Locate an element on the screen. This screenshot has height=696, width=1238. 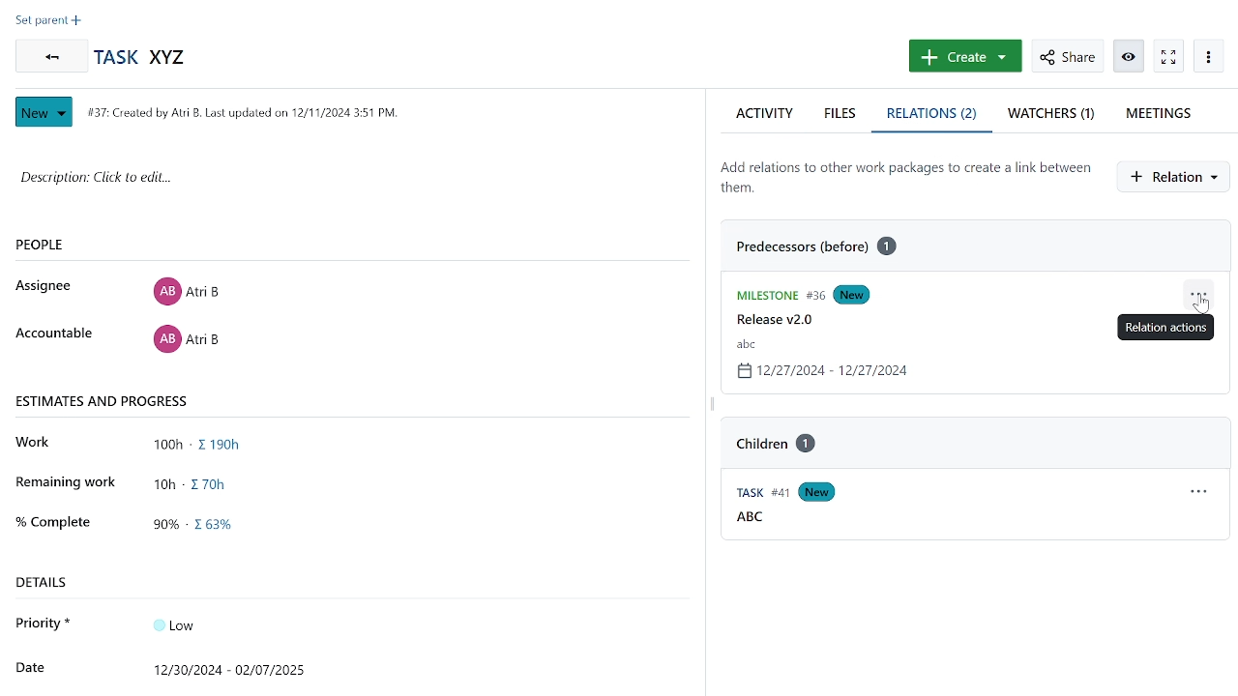
completed work in progress is located at coordinates (202, 527).